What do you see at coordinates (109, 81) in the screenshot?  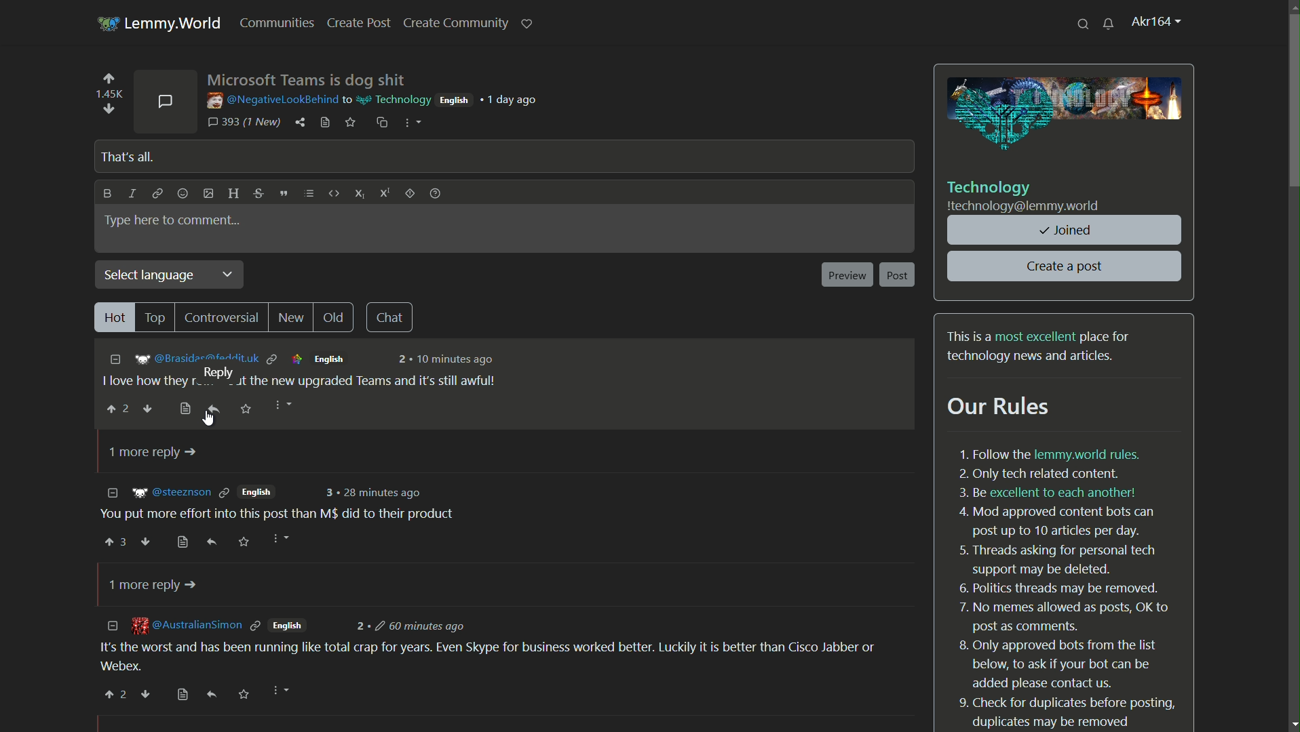 I see `upvote` at bounding box center [109, 81].